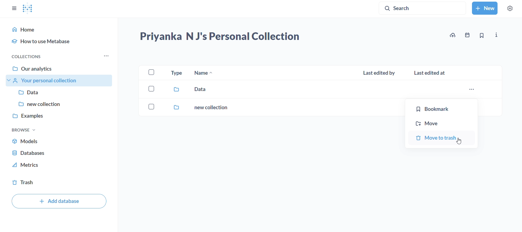 The height and width of the screenshot is (232, 522). I want to click on bookmark, so click(441, 107).